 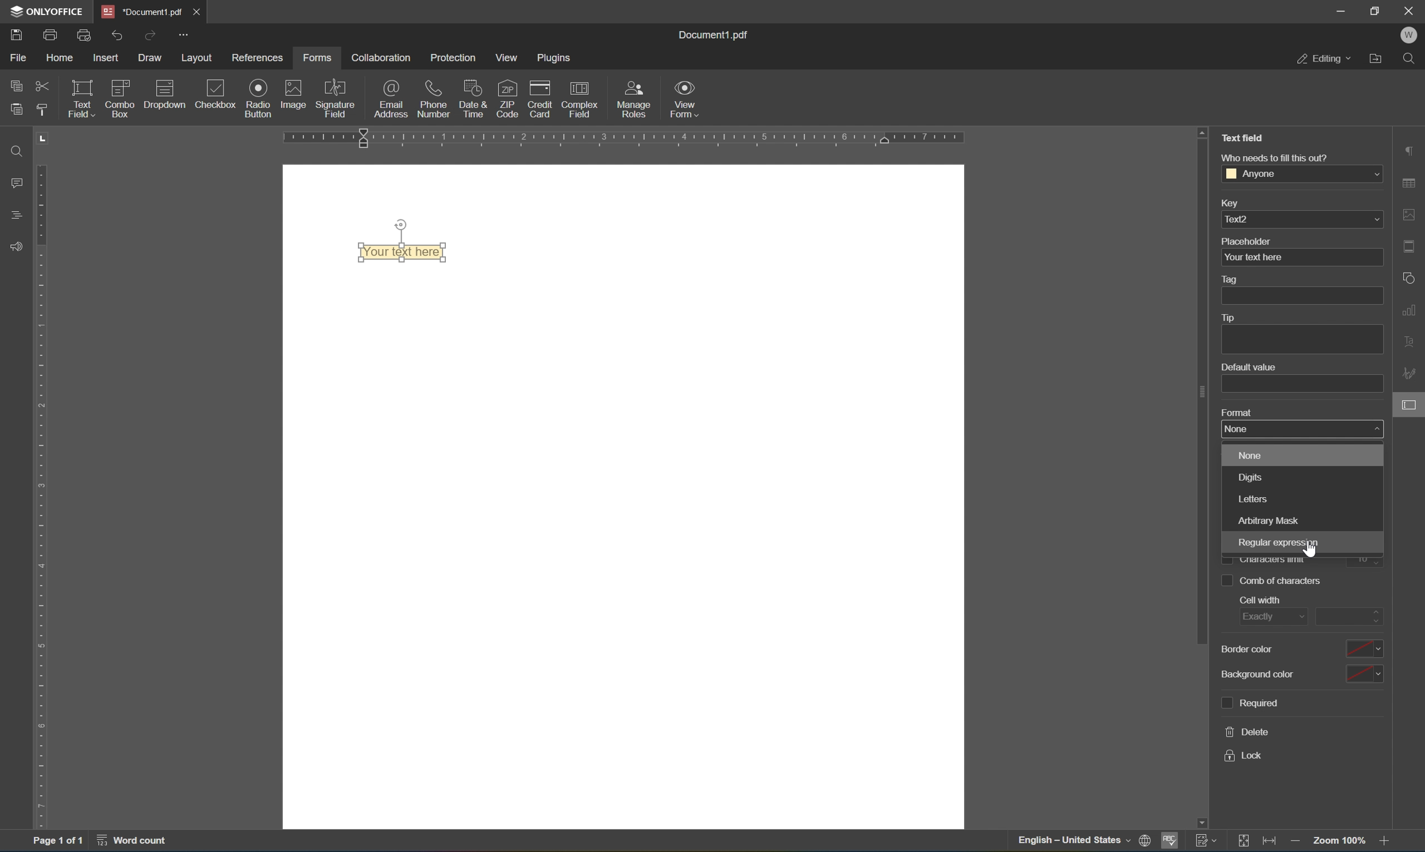 I want to click on restore down, so click(x=1377, y=10).